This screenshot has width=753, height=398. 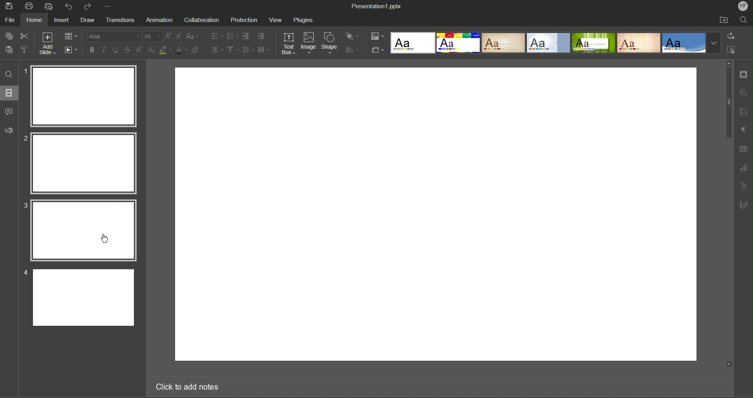 What do you see at coordinates (140, 50) in the screenshot?
I see `superscript` at bounding box center [140, 50].